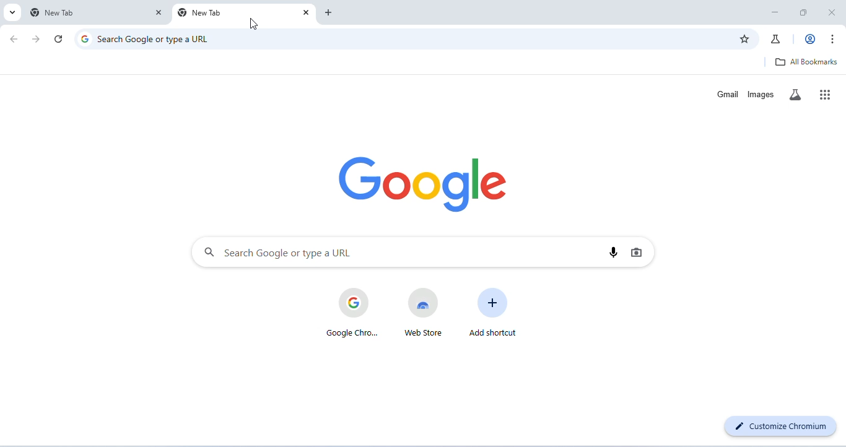 The image size is (846, 447). I want to click on minimize, so click(775, 12).